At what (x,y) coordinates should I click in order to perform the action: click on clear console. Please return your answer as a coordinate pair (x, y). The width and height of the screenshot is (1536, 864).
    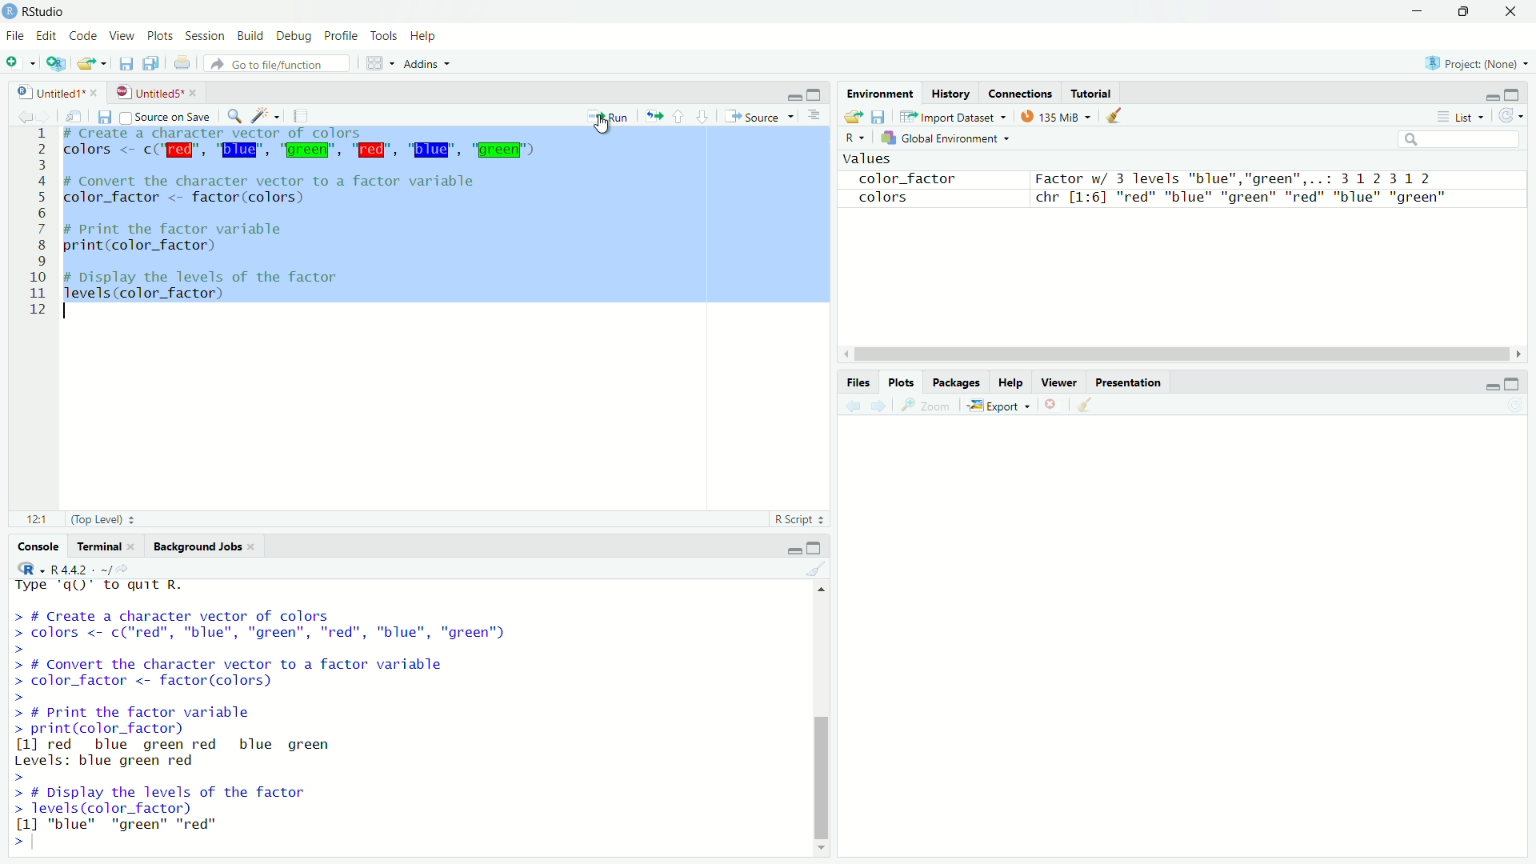
    Looking at the image, I should click on (815, 569).